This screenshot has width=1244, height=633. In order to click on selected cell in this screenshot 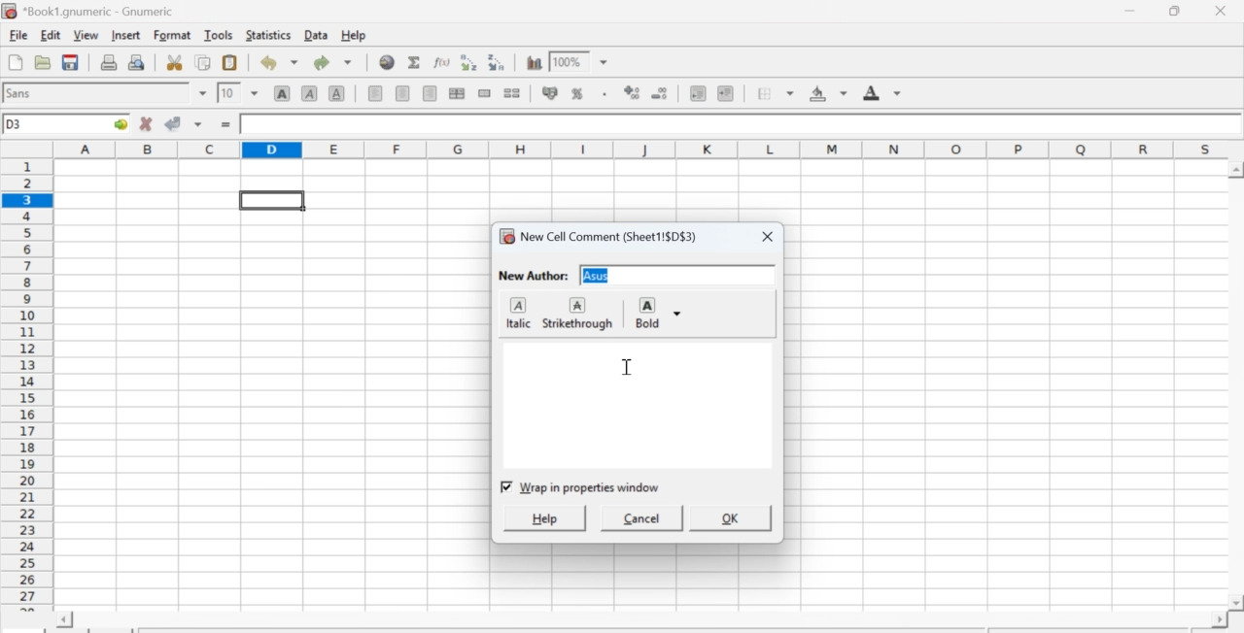, I will do `click(271, 199)`.